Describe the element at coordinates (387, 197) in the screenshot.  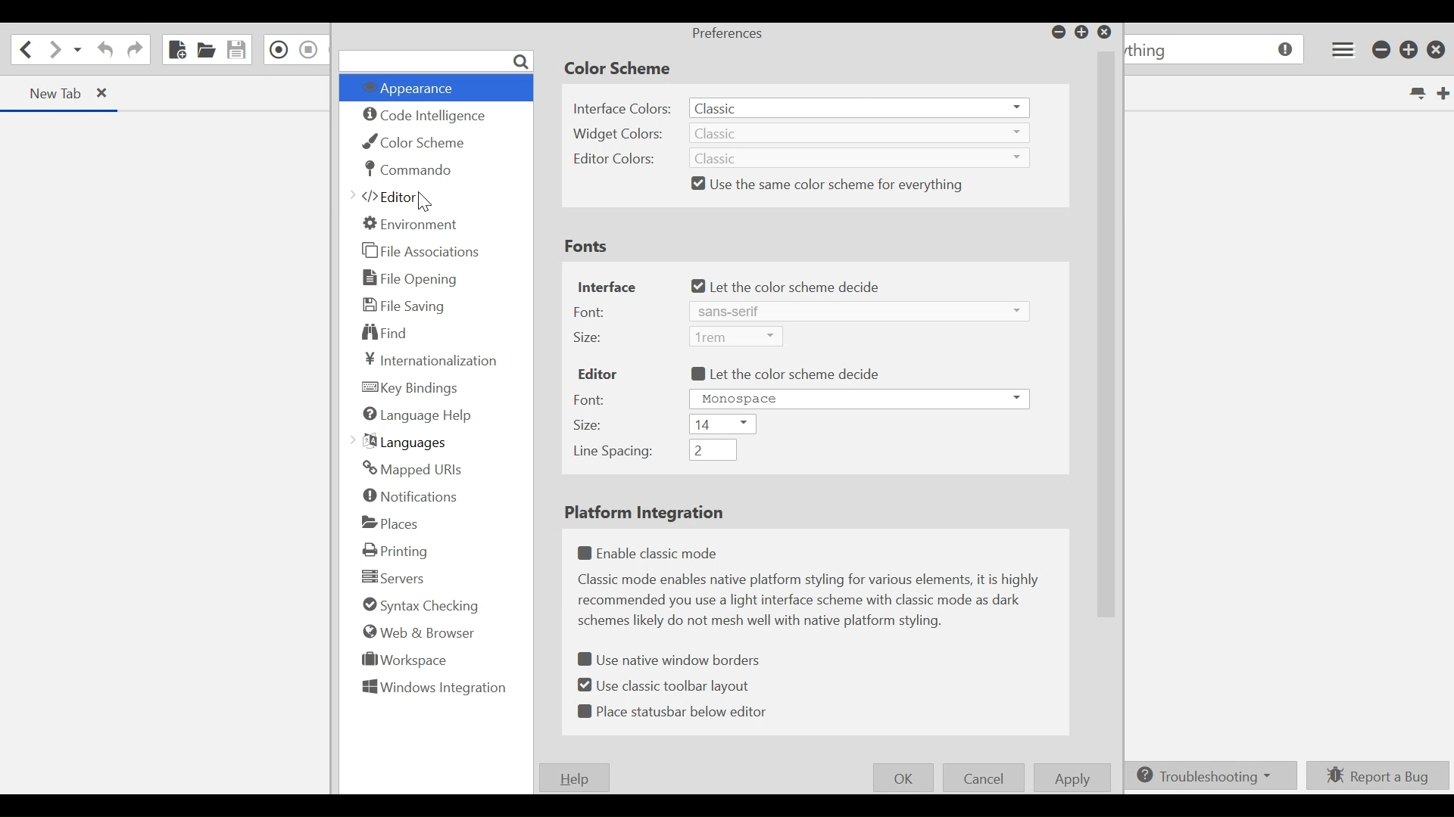
I see `Editor` at that location.